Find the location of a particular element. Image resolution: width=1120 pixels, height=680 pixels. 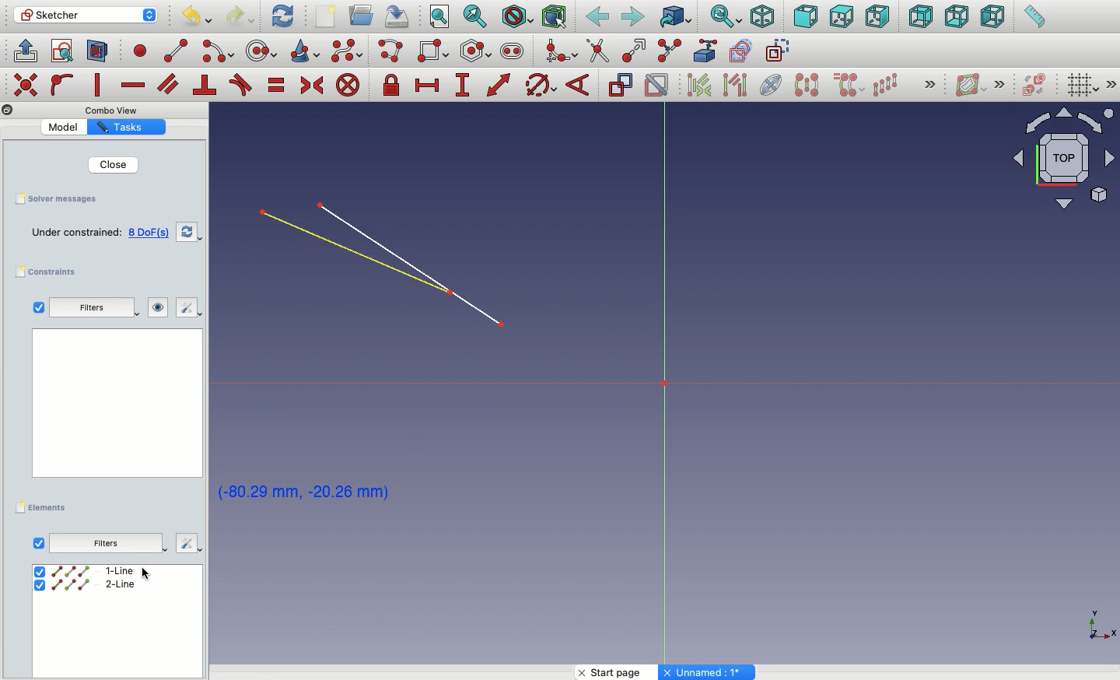

Measure is located at coordinates (1033, 18).